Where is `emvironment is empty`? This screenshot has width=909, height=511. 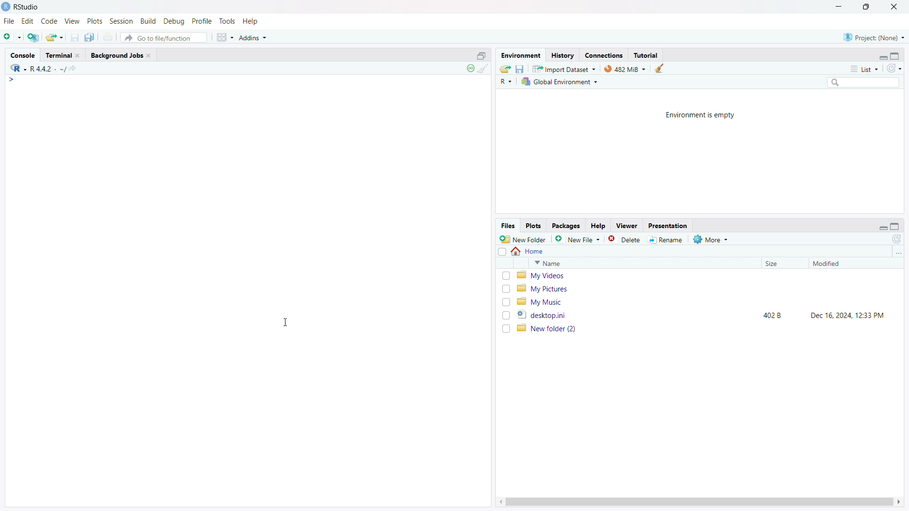 emvironment is empty is located at coordinates (701, 115).